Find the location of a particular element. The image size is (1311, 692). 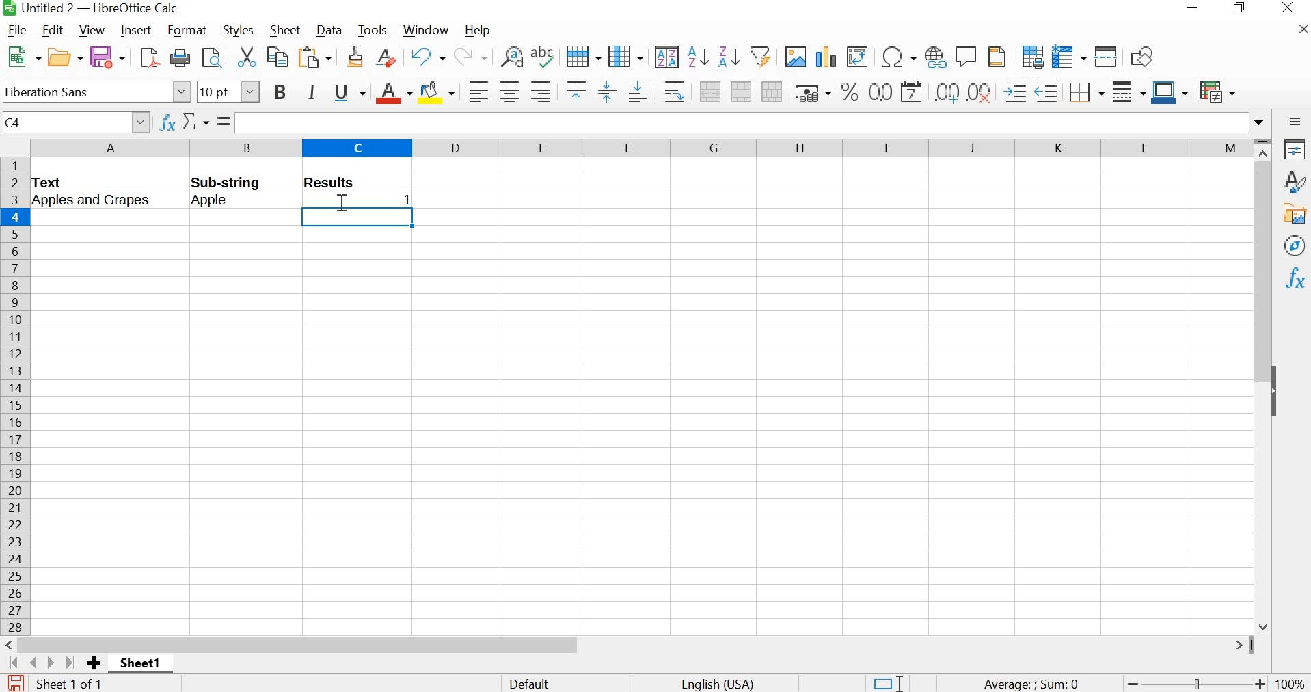

split window is located at coordinates (1107, 56).